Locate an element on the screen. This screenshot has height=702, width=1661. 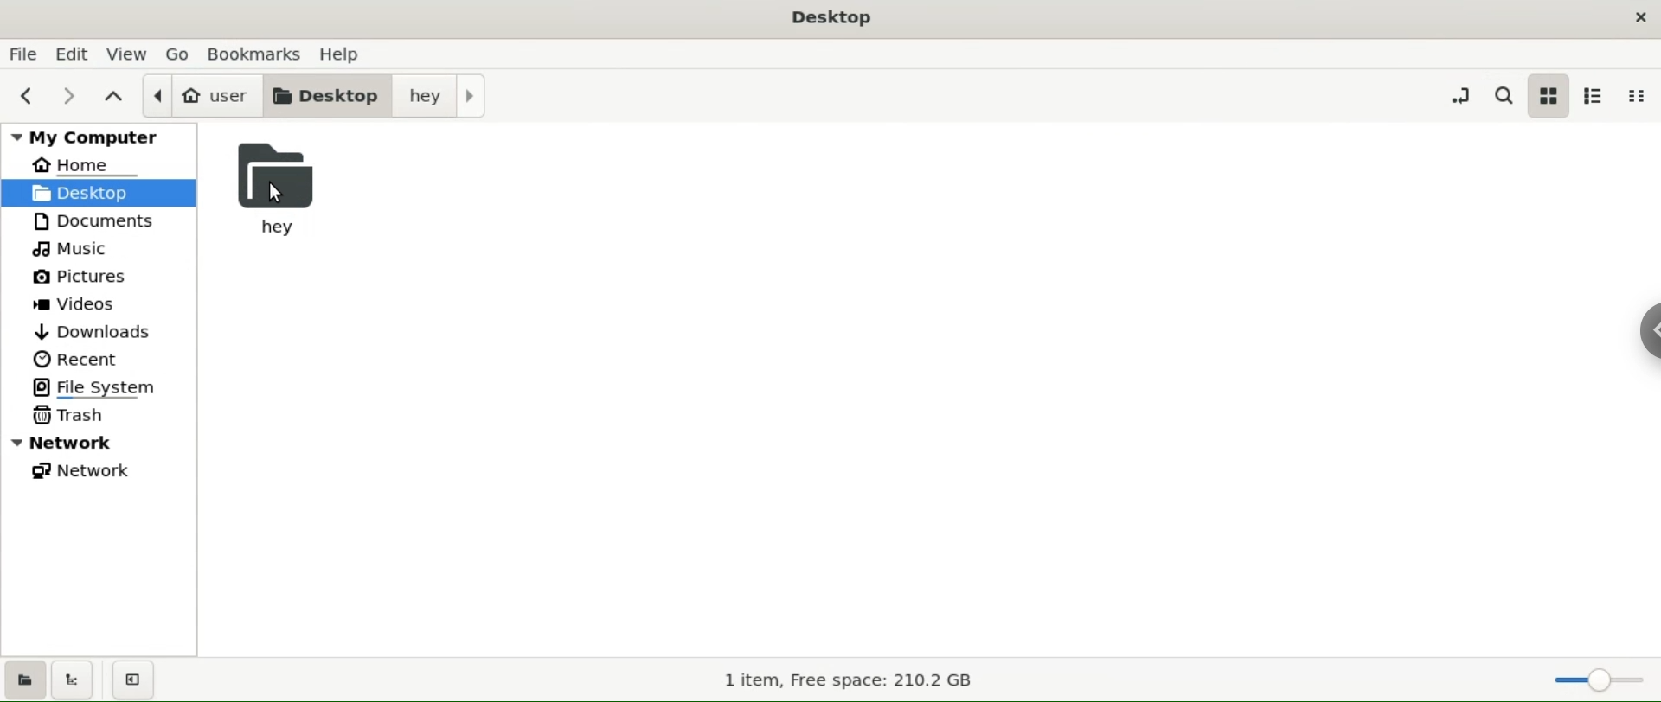
close sidebars is located at coordinates (138, 681).